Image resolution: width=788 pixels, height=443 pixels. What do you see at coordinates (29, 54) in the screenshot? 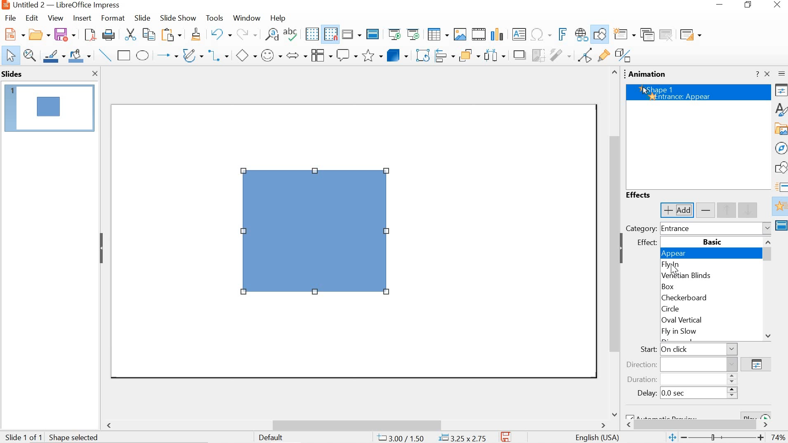
I see `zoom & pan` at bounding box center [29, 54].